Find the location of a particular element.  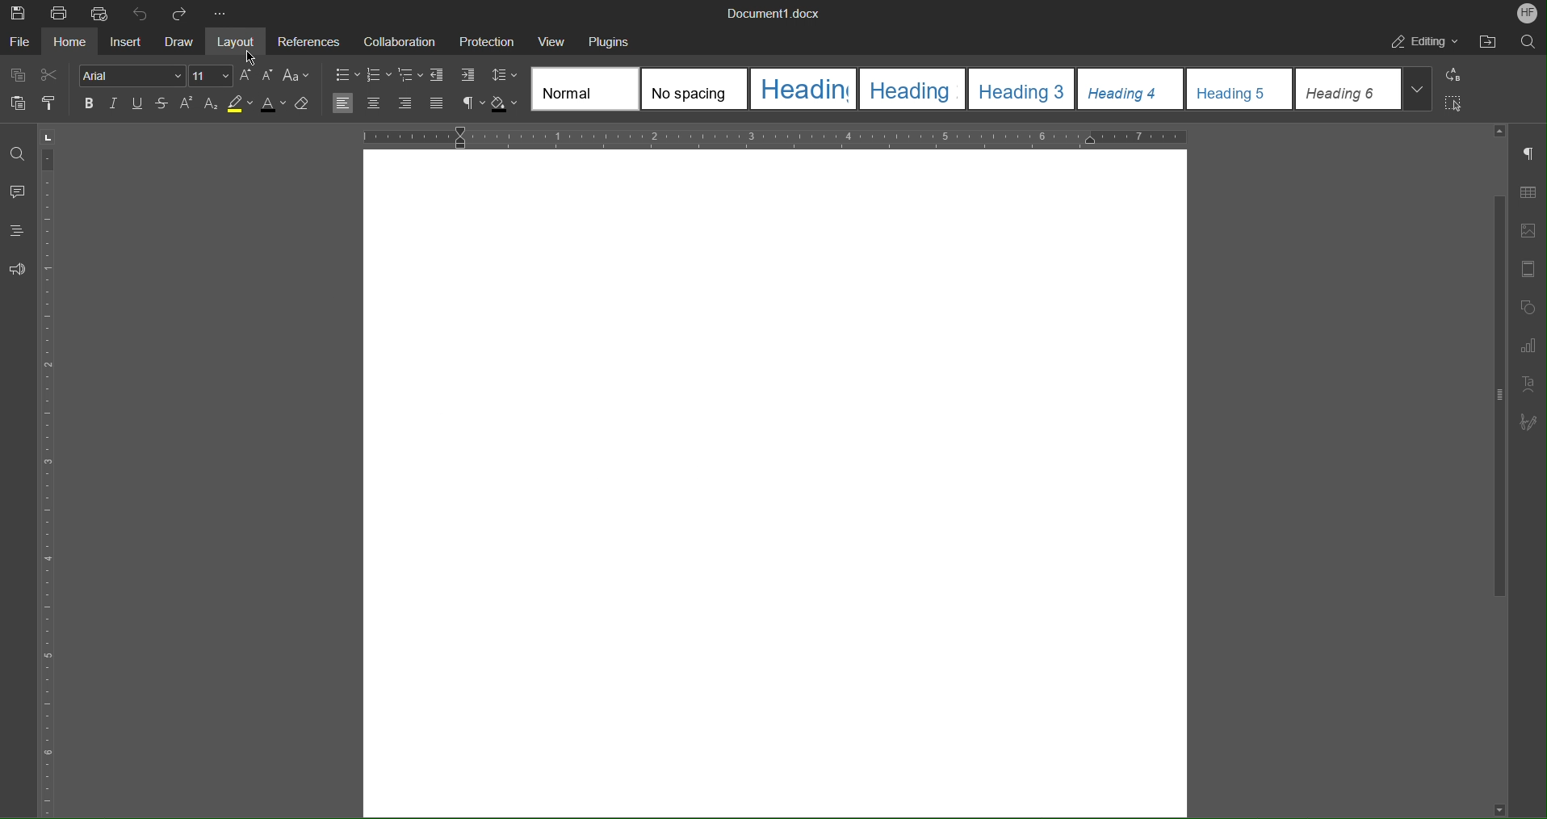

Quick Print is located at coordinates (101, 13).